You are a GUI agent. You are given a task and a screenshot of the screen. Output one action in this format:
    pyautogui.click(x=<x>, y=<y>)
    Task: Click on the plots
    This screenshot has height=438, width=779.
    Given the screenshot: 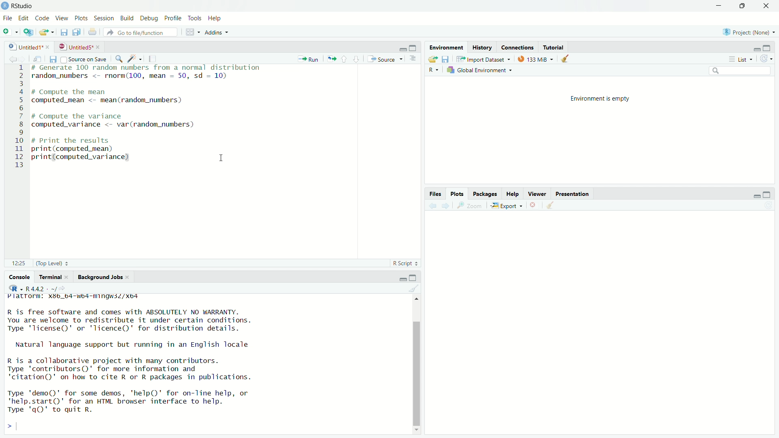 What is the action you would take?
    pyautogui.click(x=82, y=19)
    